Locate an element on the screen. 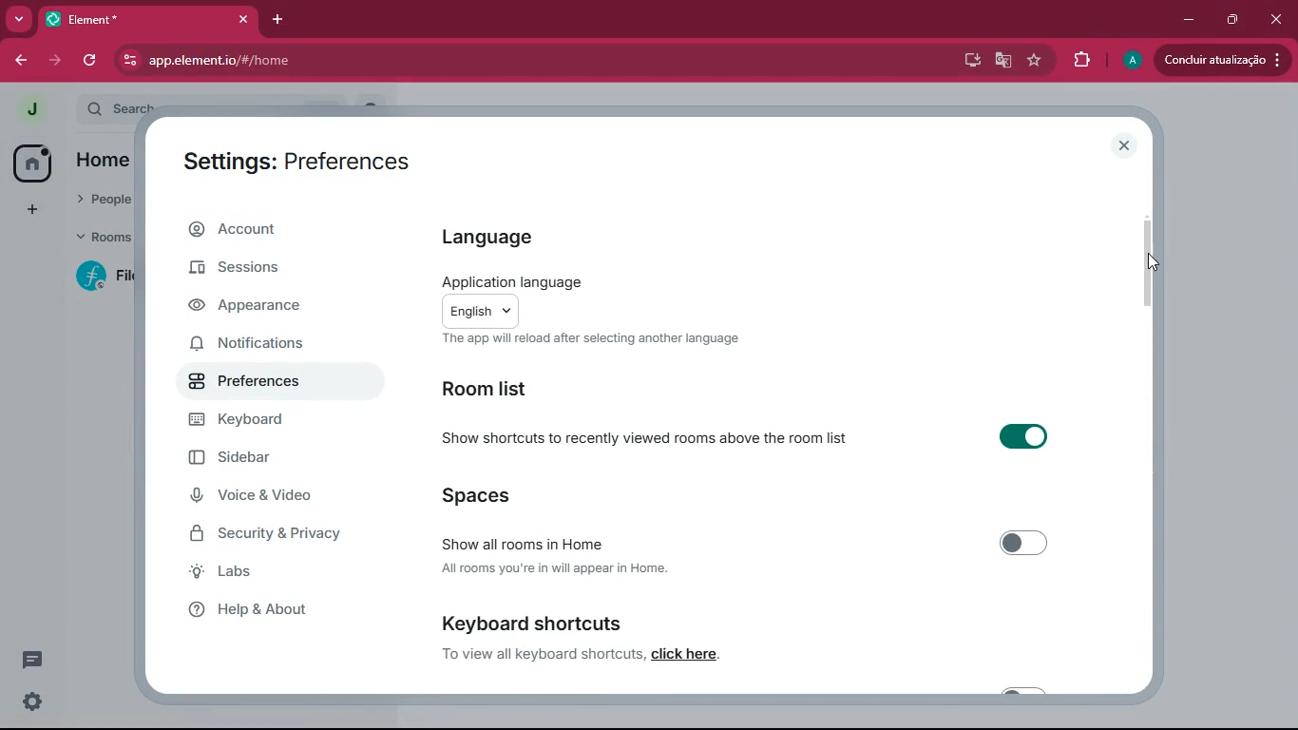  cursor is located at coordinates (1149, 263).